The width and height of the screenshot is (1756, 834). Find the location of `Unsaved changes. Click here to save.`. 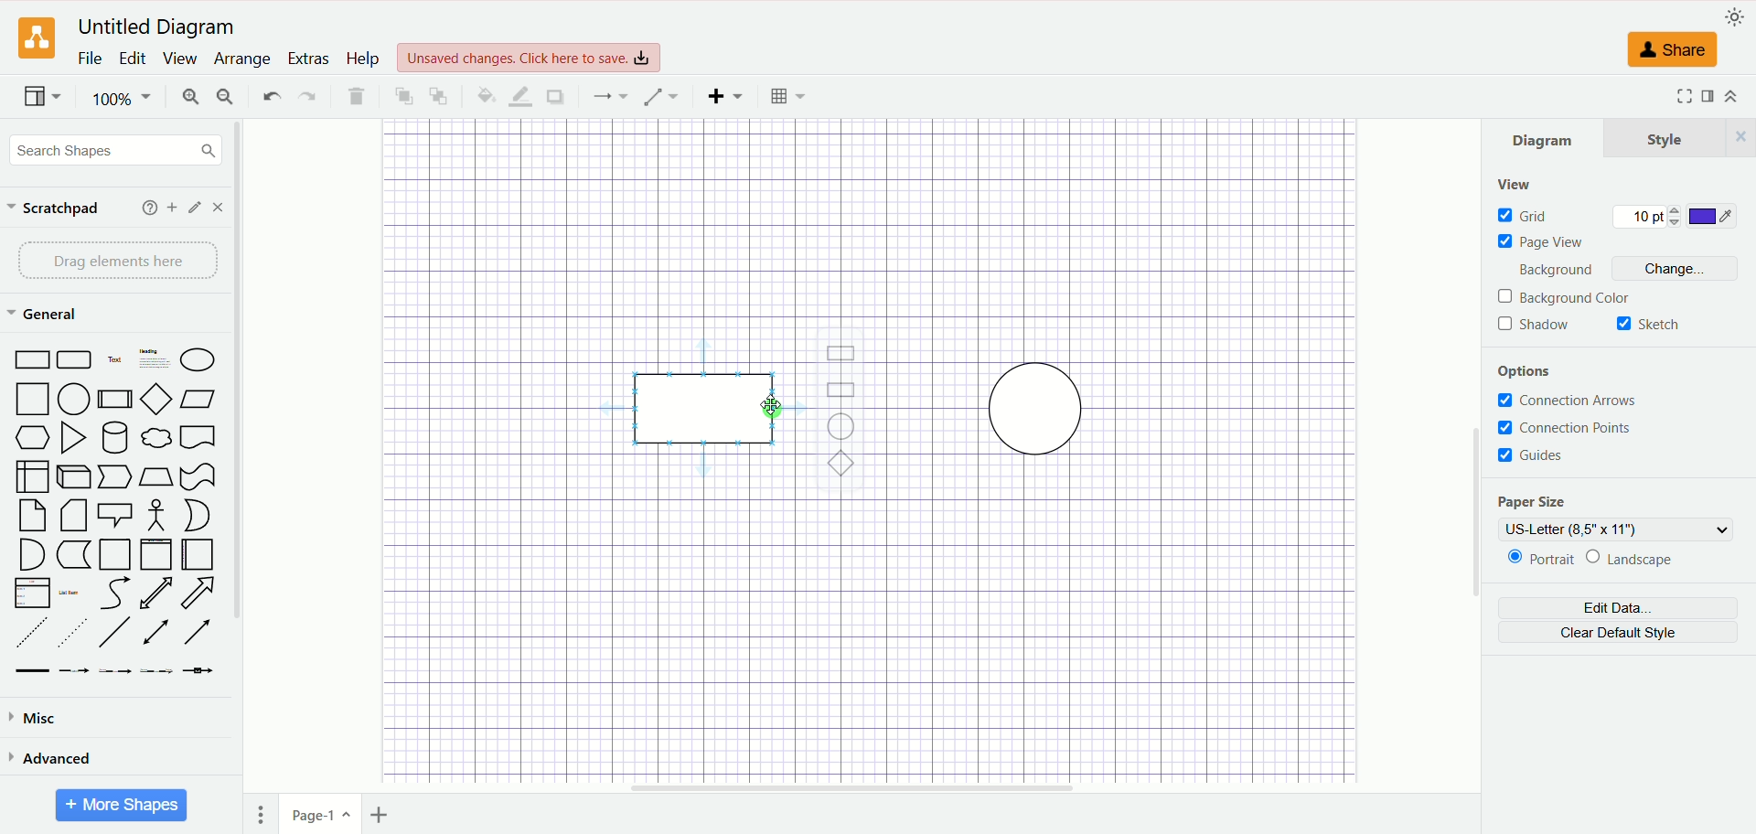

Unsaved changes. Click here to save. is located at coordinates (530, 57).